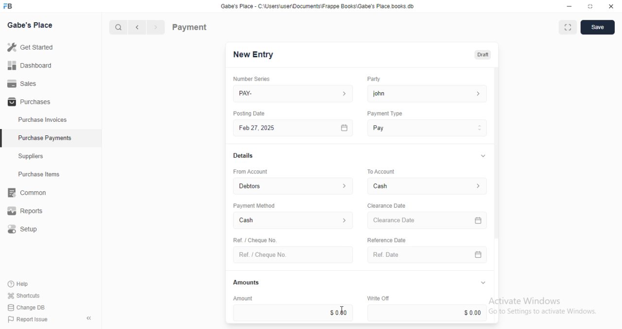  What do you see at coordinates (294, 185) in the screenshot?
I see `Debtors` at bounding box center [294, 185].